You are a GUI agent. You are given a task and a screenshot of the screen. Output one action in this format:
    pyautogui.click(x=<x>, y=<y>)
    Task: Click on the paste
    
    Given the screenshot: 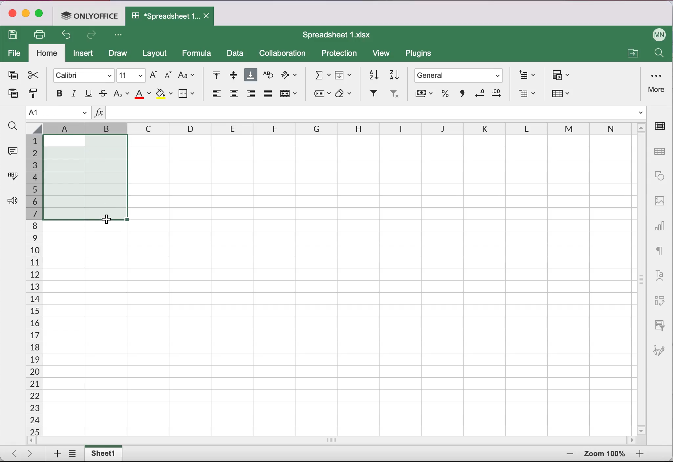 What is the action you would take?
    pyautogui.click(x=11, y=95)
    